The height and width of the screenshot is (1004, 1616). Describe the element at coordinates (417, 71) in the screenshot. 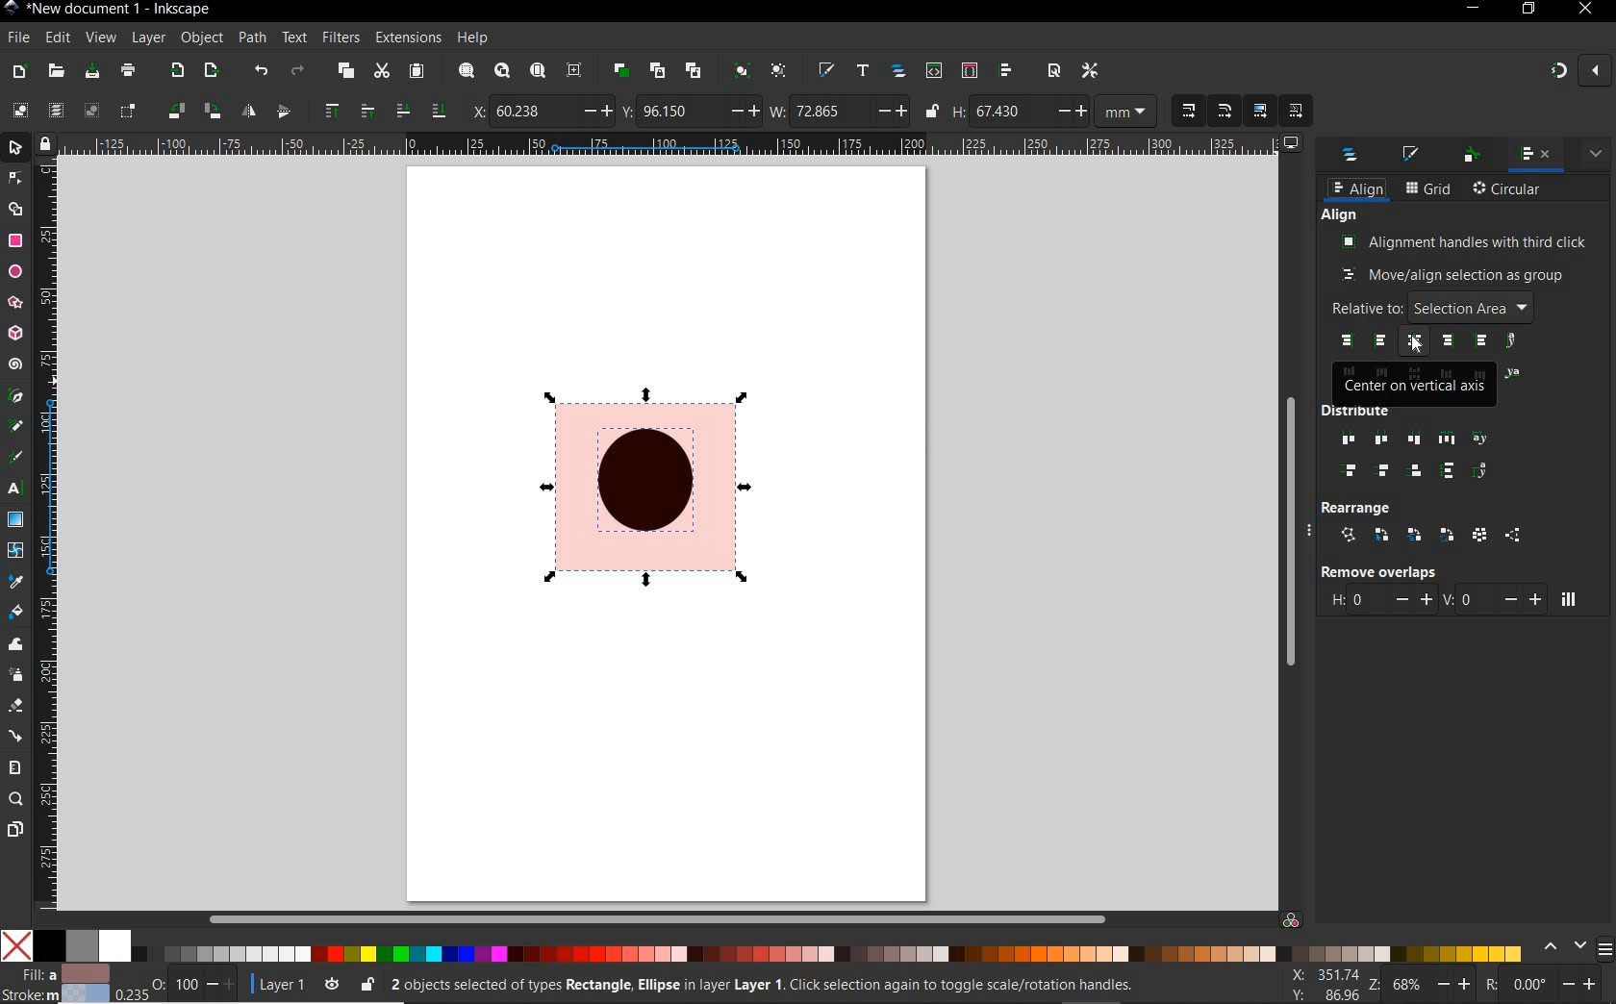

I see `paste` at that location.